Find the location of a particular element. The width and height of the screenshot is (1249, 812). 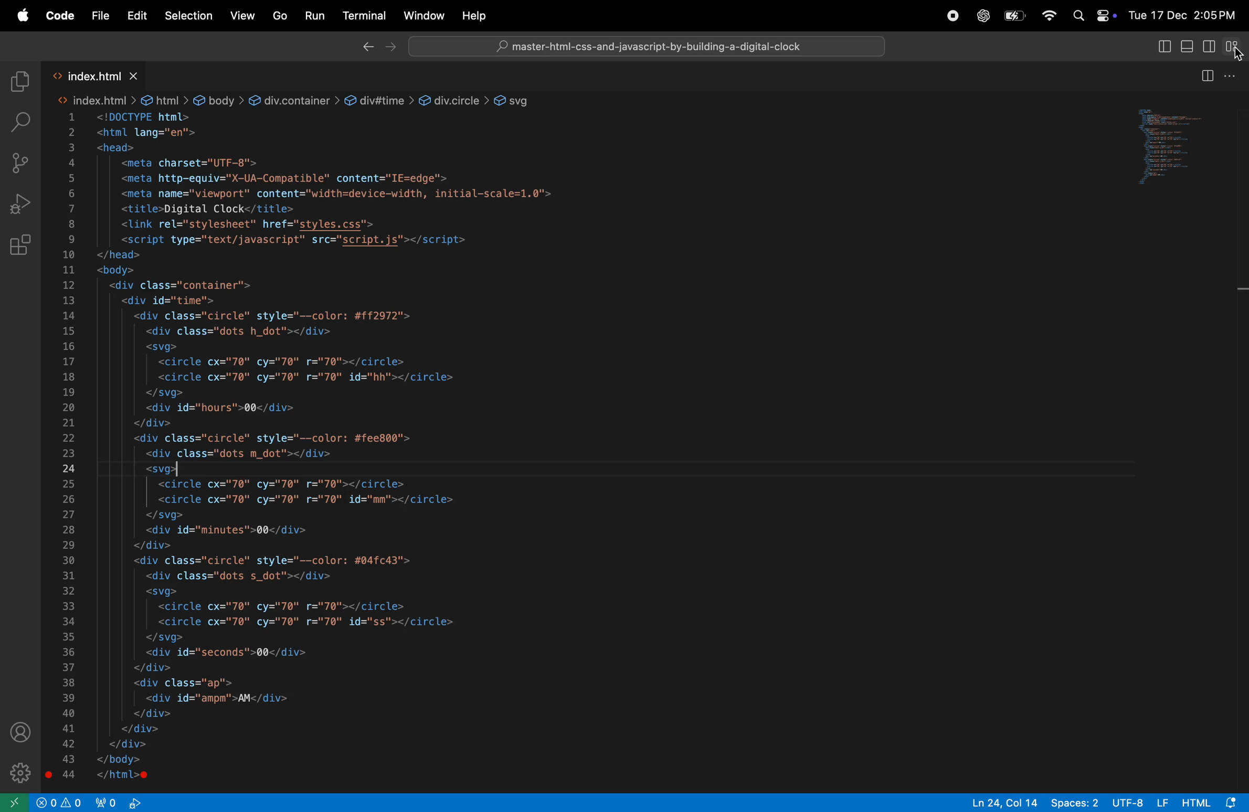

Spotlight is located at coordinates (1076, 17).